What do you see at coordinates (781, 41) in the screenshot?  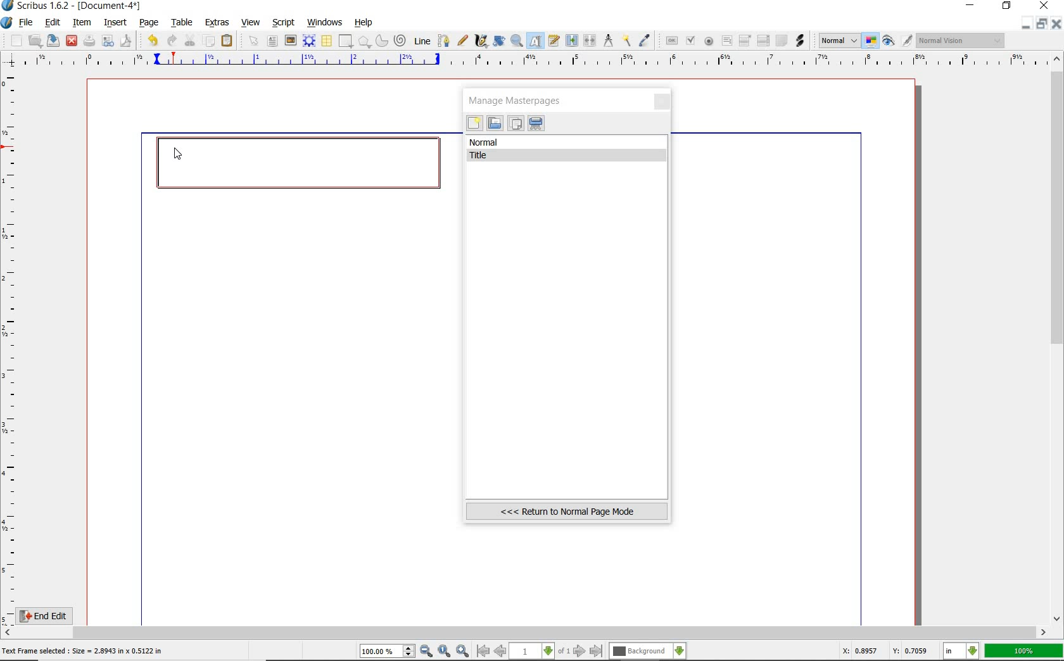 I see `text annotation` at bounding box center [781, 41].